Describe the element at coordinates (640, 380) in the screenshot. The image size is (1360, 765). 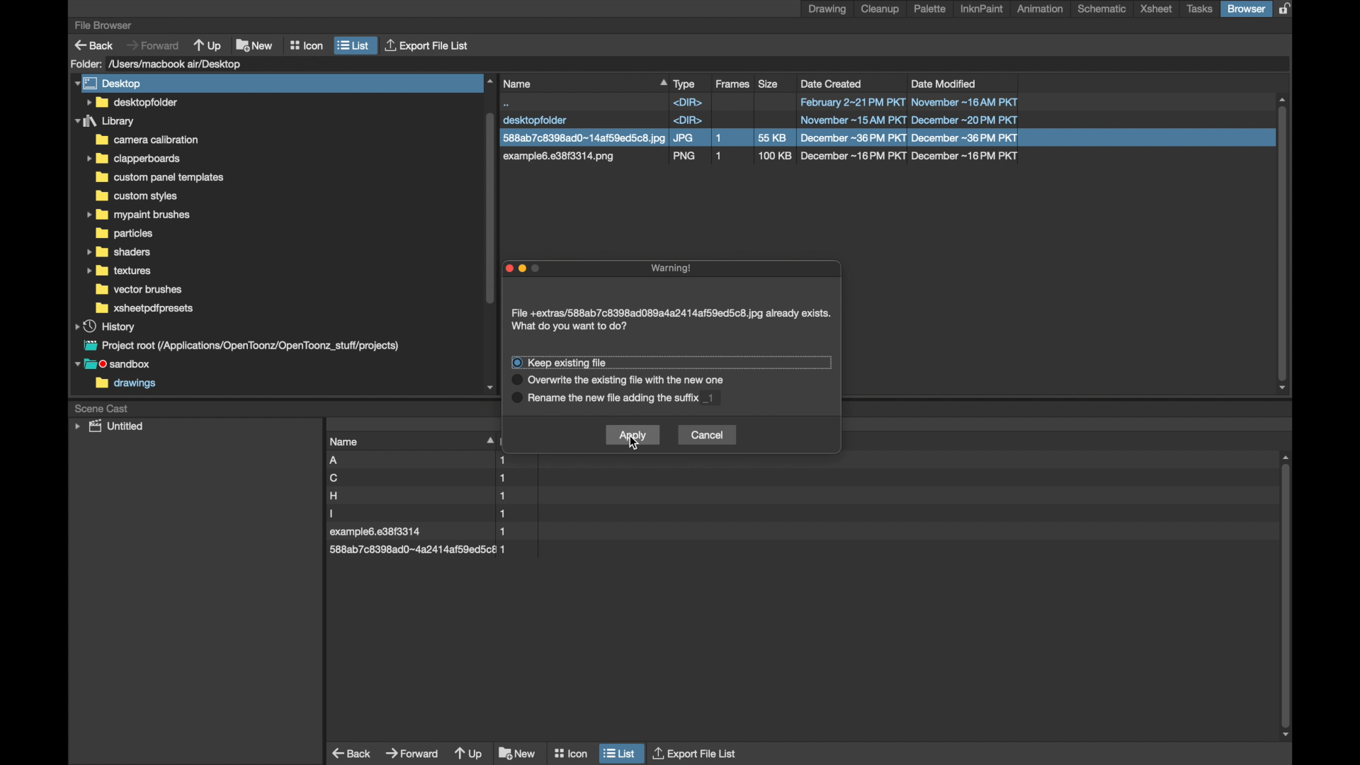
I see `description` at that location.